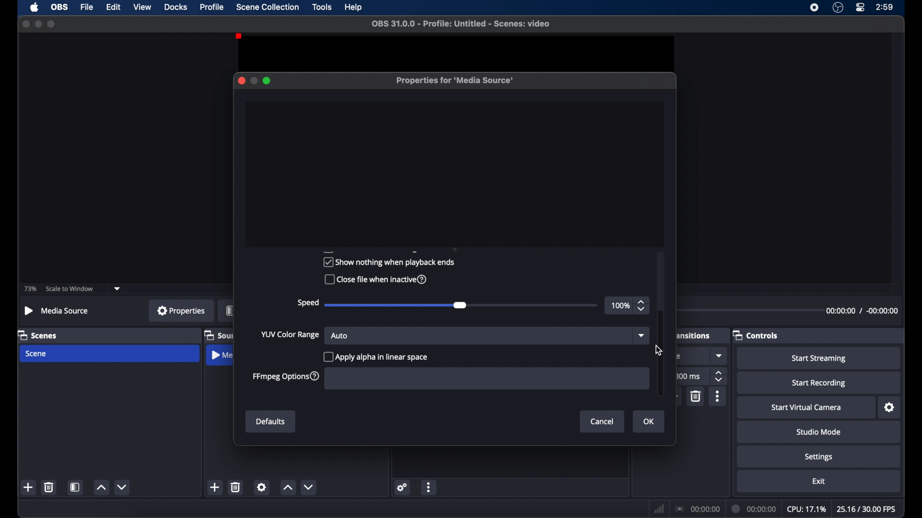  Describe the element at coordinates (660, 351) in the screenshot. I see `cursor` at that location.